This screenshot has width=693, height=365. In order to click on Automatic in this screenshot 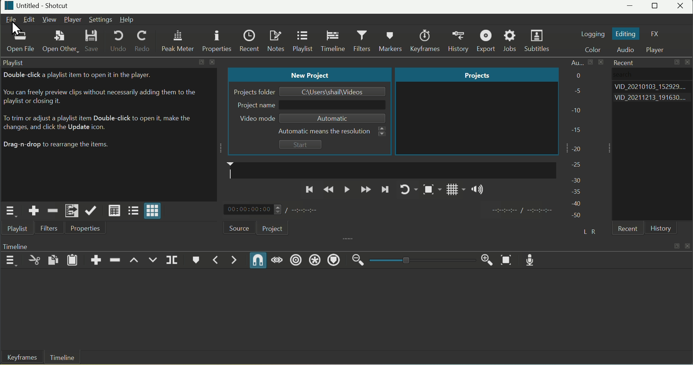, I will do `click(328, 118)`.